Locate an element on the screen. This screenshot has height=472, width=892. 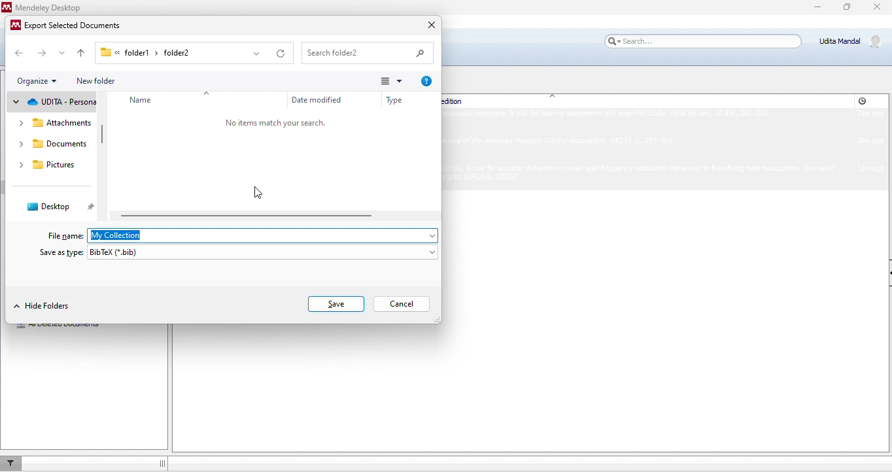
filter is located at coordinates (14, 462).